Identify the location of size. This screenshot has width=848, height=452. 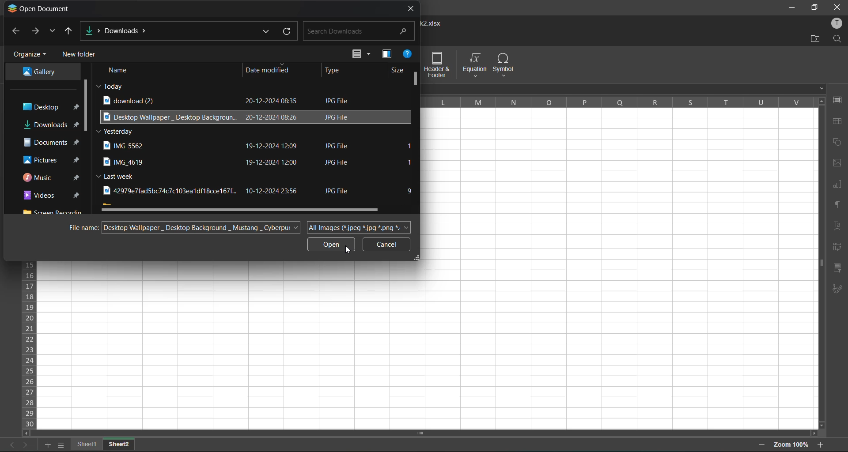
(398, 71).